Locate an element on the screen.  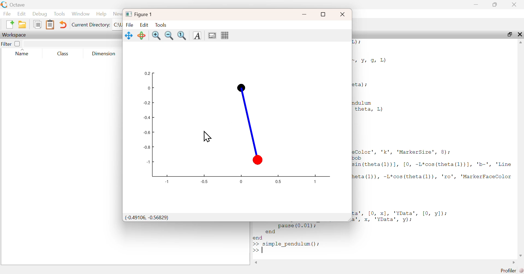
News is located at coordinates (116, 14).